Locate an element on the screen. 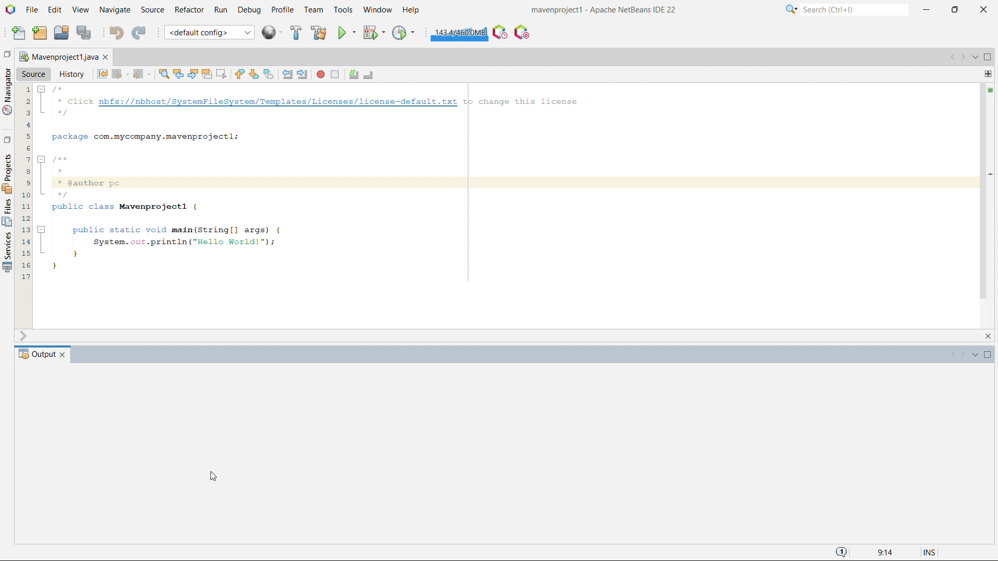  team is located at coordinates (314, 10).